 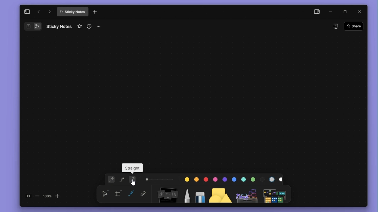 I want to click on pen, so click(x=187, y=193).